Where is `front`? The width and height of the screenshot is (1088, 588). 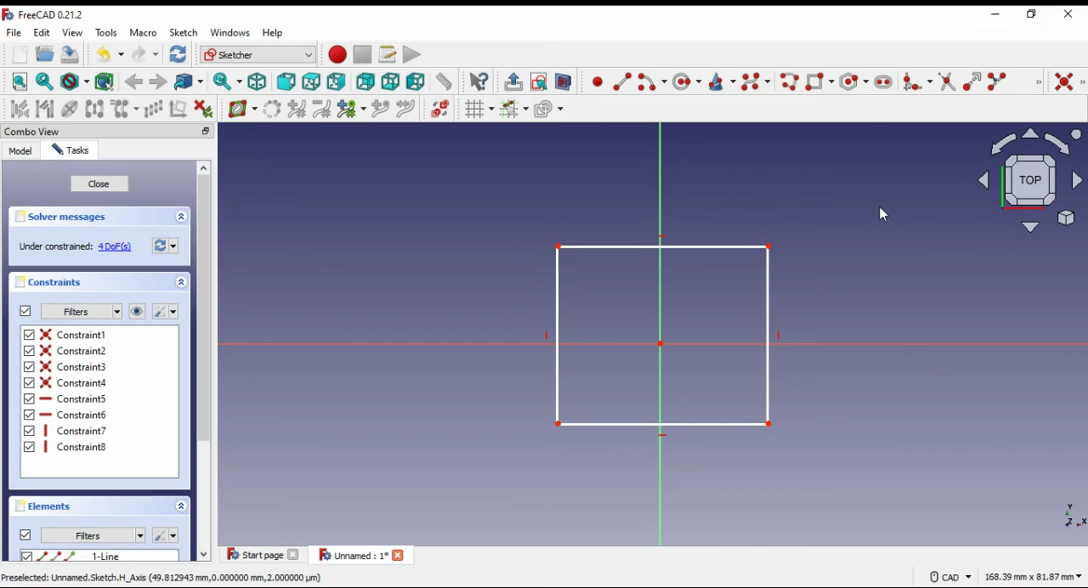
front is located at coordinates (286, 82).